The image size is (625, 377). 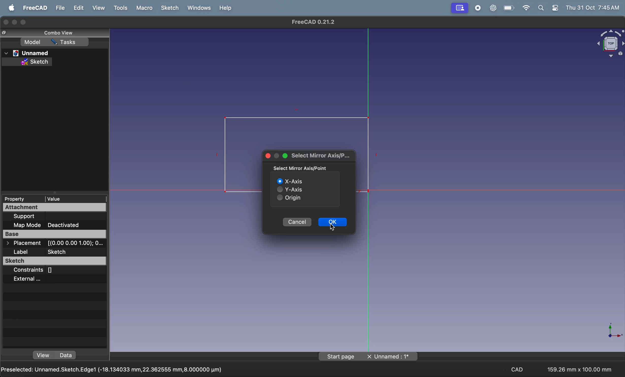 I want to click on unnamed, so click(x=32, y=53).